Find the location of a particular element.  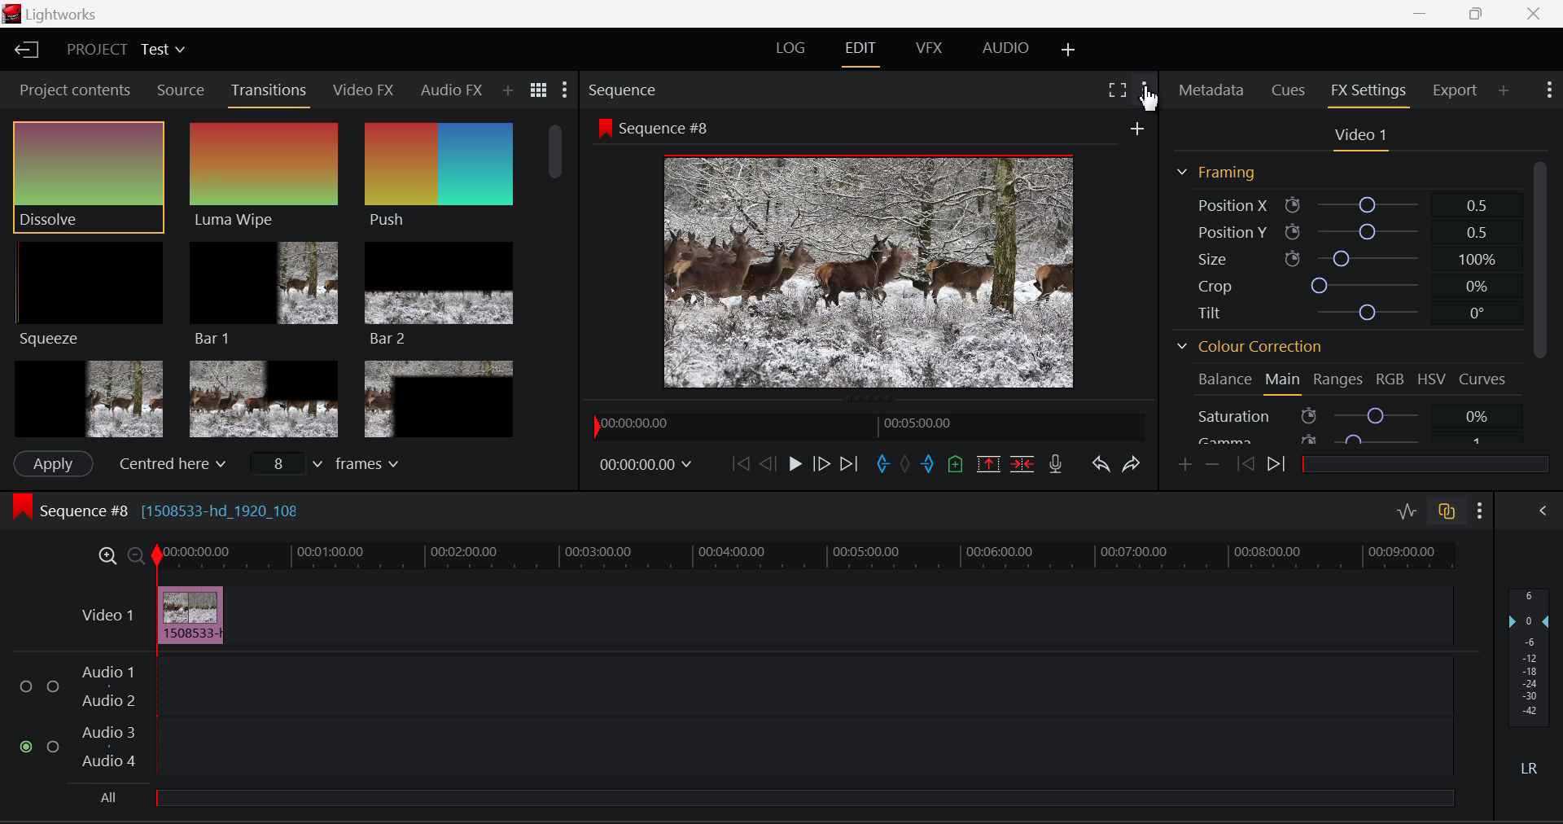

Box 1 is located at coordinates (87, 397).